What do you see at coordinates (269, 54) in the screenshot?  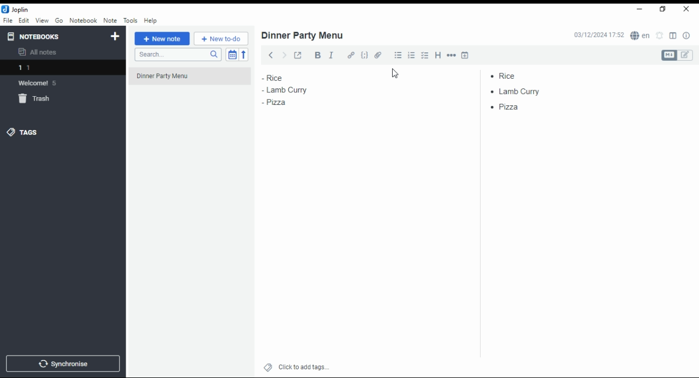 I see `back` at bounding box center [269, 54].